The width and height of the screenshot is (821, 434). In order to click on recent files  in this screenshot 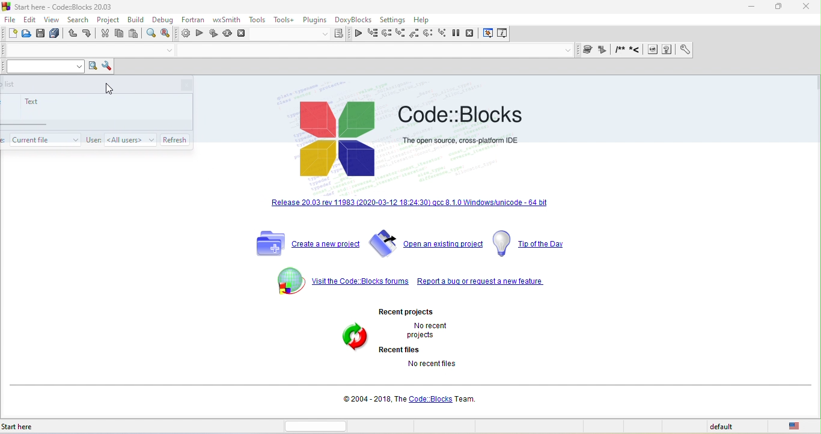, I will do `click(403, 349)`.